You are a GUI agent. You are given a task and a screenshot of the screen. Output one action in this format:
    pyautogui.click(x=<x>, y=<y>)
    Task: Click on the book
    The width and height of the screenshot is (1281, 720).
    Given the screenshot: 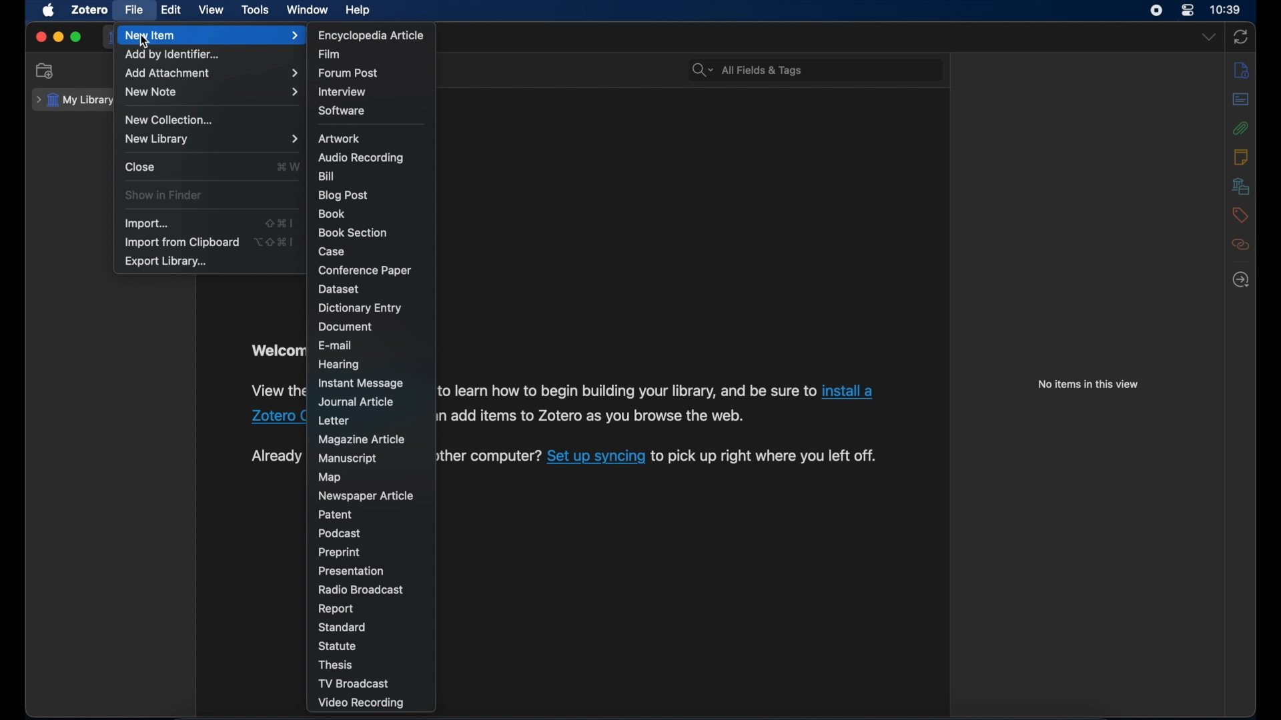 What is the action you would take?
    pyautogui.click(x=334, y=213)
    